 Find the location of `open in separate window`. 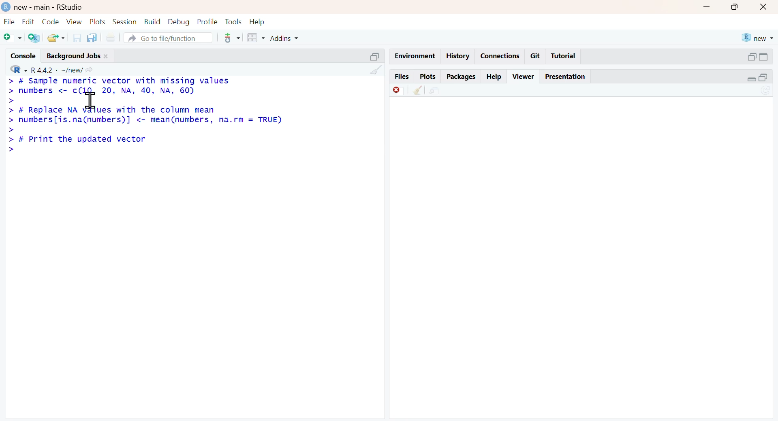

open in separate window is located at coordinates (763, 77).